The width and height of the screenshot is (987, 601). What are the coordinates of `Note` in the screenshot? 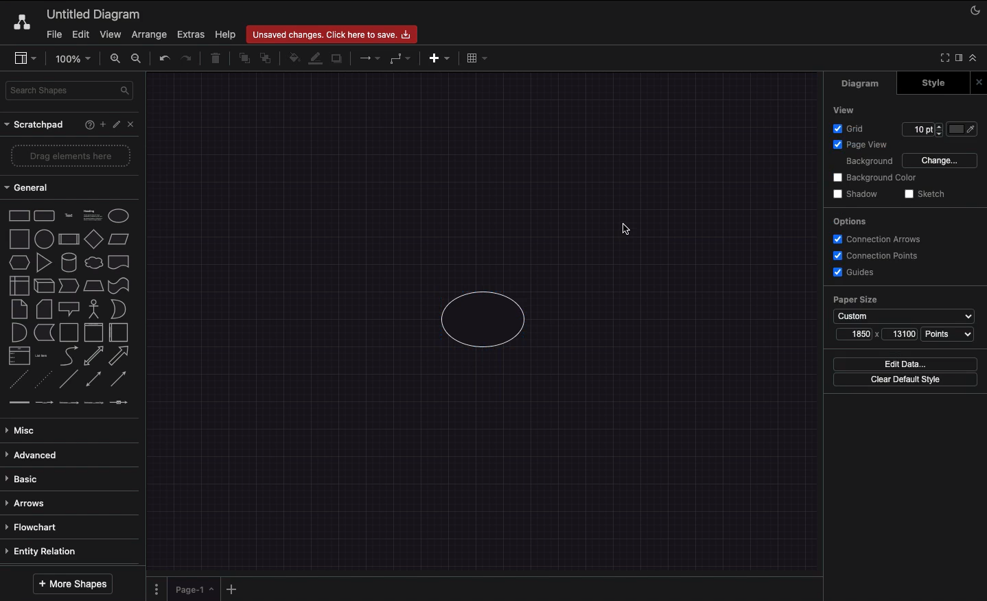 It's located at (18, 309).